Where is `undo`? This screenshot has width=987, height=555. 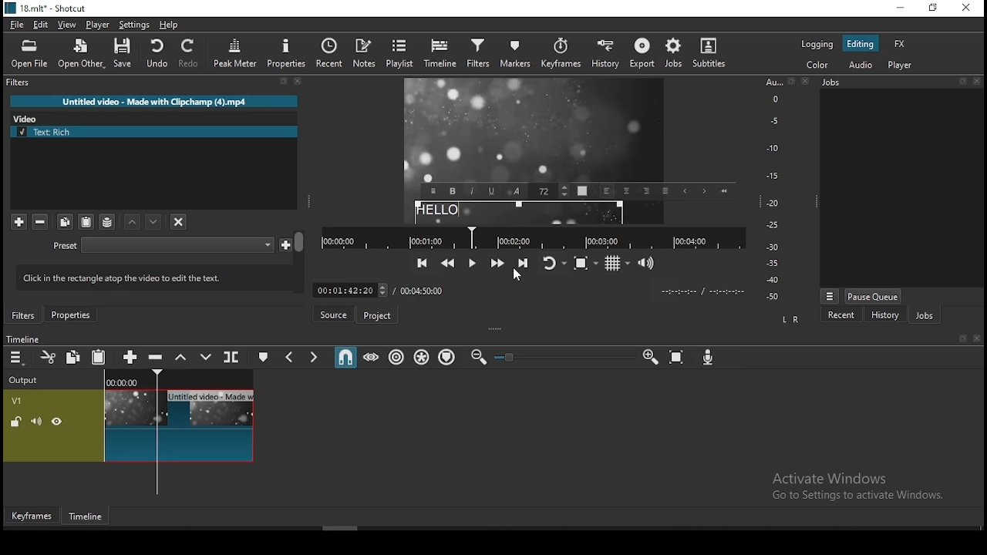
undo is located at coordinates (157, 53).